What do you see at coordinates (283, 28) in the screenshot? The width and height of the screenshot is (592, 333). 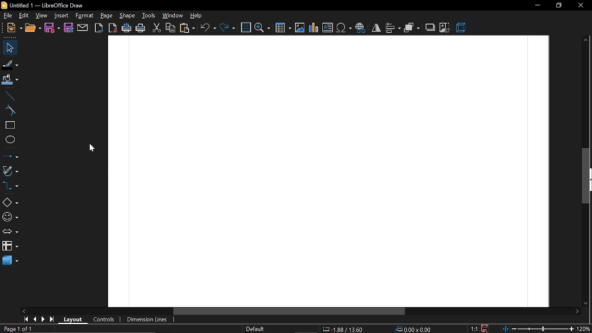 I see `insert table` at bounding box center [283, 28].